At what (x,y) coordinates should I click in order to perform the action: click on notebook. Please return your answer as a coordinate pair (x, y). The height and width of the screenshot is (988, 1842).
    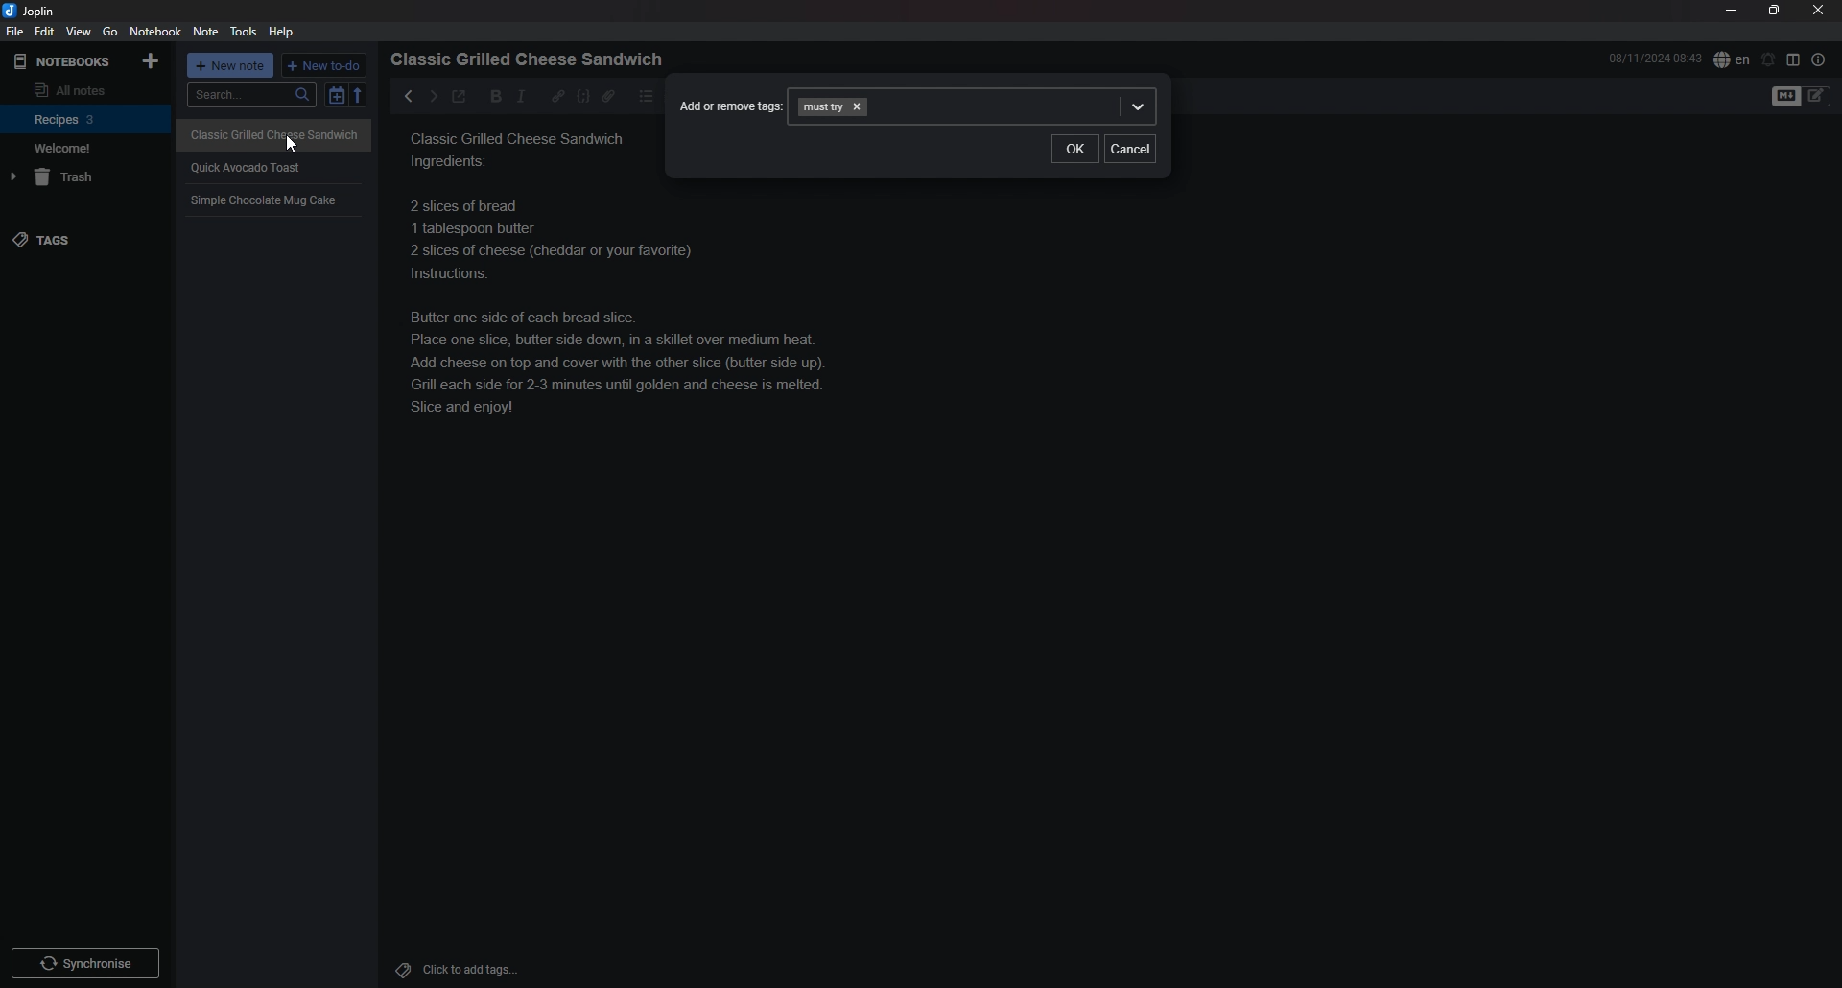
    Looking at the image, I should click on (84, 148).